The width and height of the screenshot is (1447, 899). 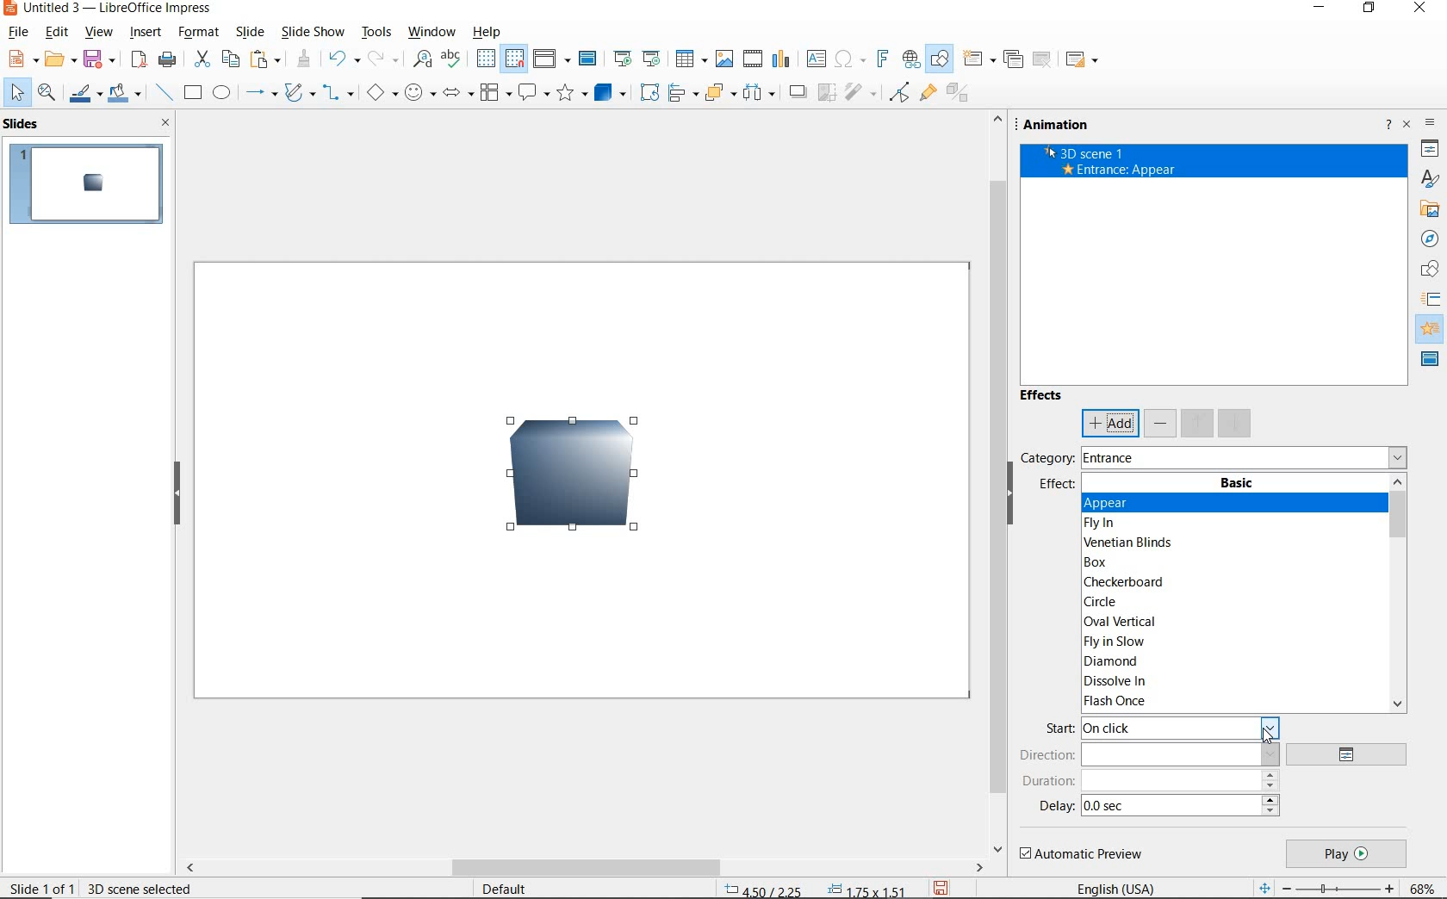 I want to click on cut, so click(x=203, y=59).